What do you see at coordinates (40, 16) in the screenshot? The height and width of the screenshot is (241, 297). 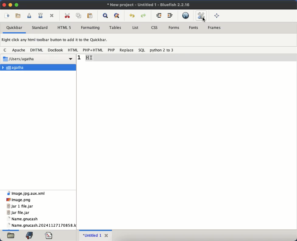 I see `save file as` at bounding box center [40, 16].